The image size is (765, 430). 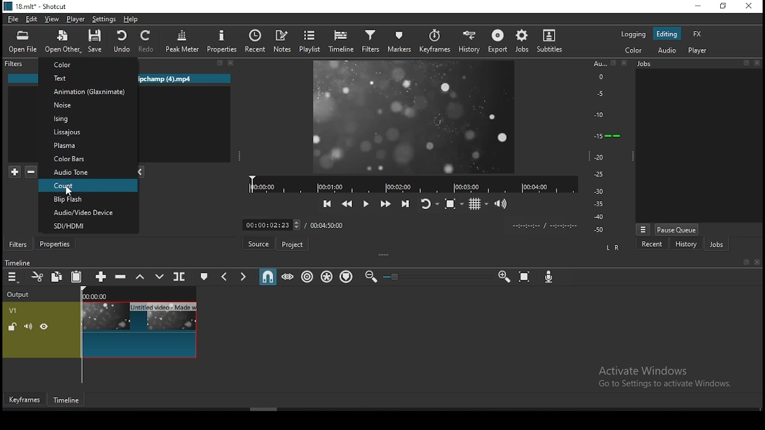 What do you see at coordinates (62, 40) in the screenshot?
I see `open other` at bounding box center [62, 40].